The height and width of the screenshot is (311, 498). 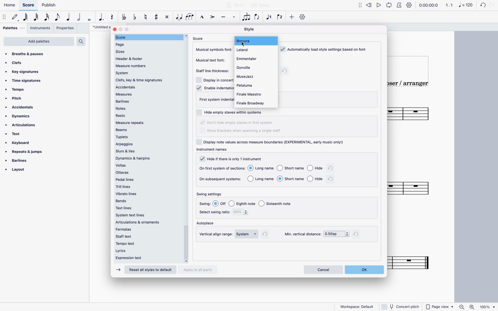 What do you see at coordinates (28, 53) in the screenshot?
I see `breaths & pauses` at bounding box center [28, 53].